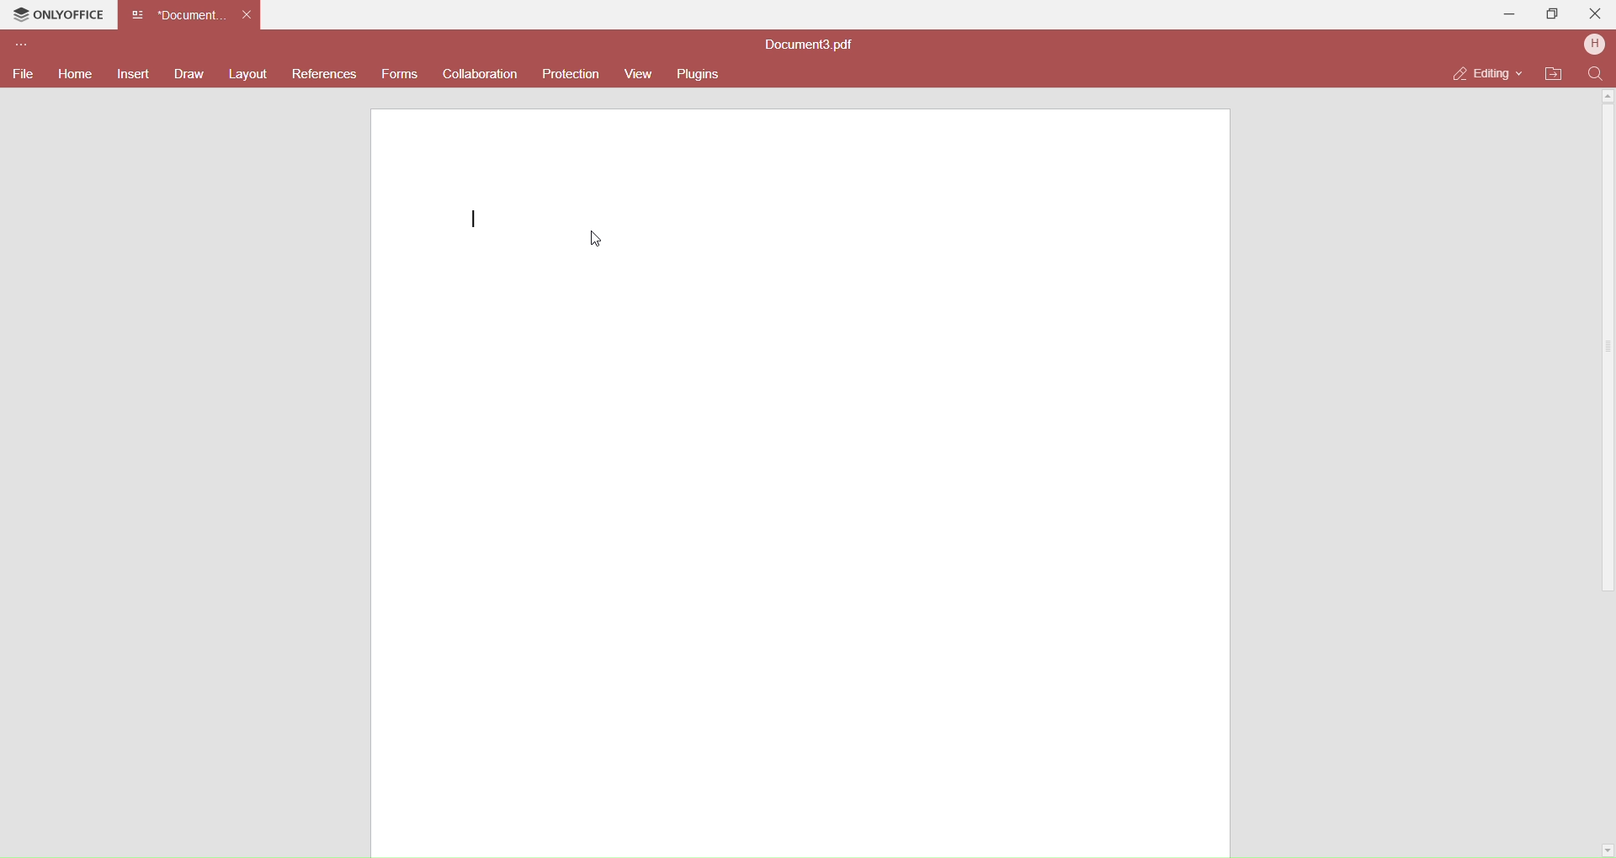  What do you see at coordinates (702, 73) in the screenshot?
I see `Plugins` at bounding box center [702, 73].